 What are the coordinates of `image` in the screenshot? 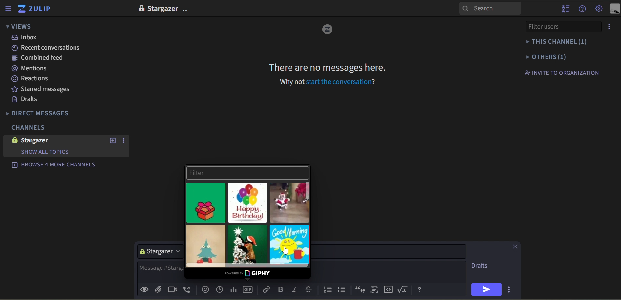 It's located at (247, 203).